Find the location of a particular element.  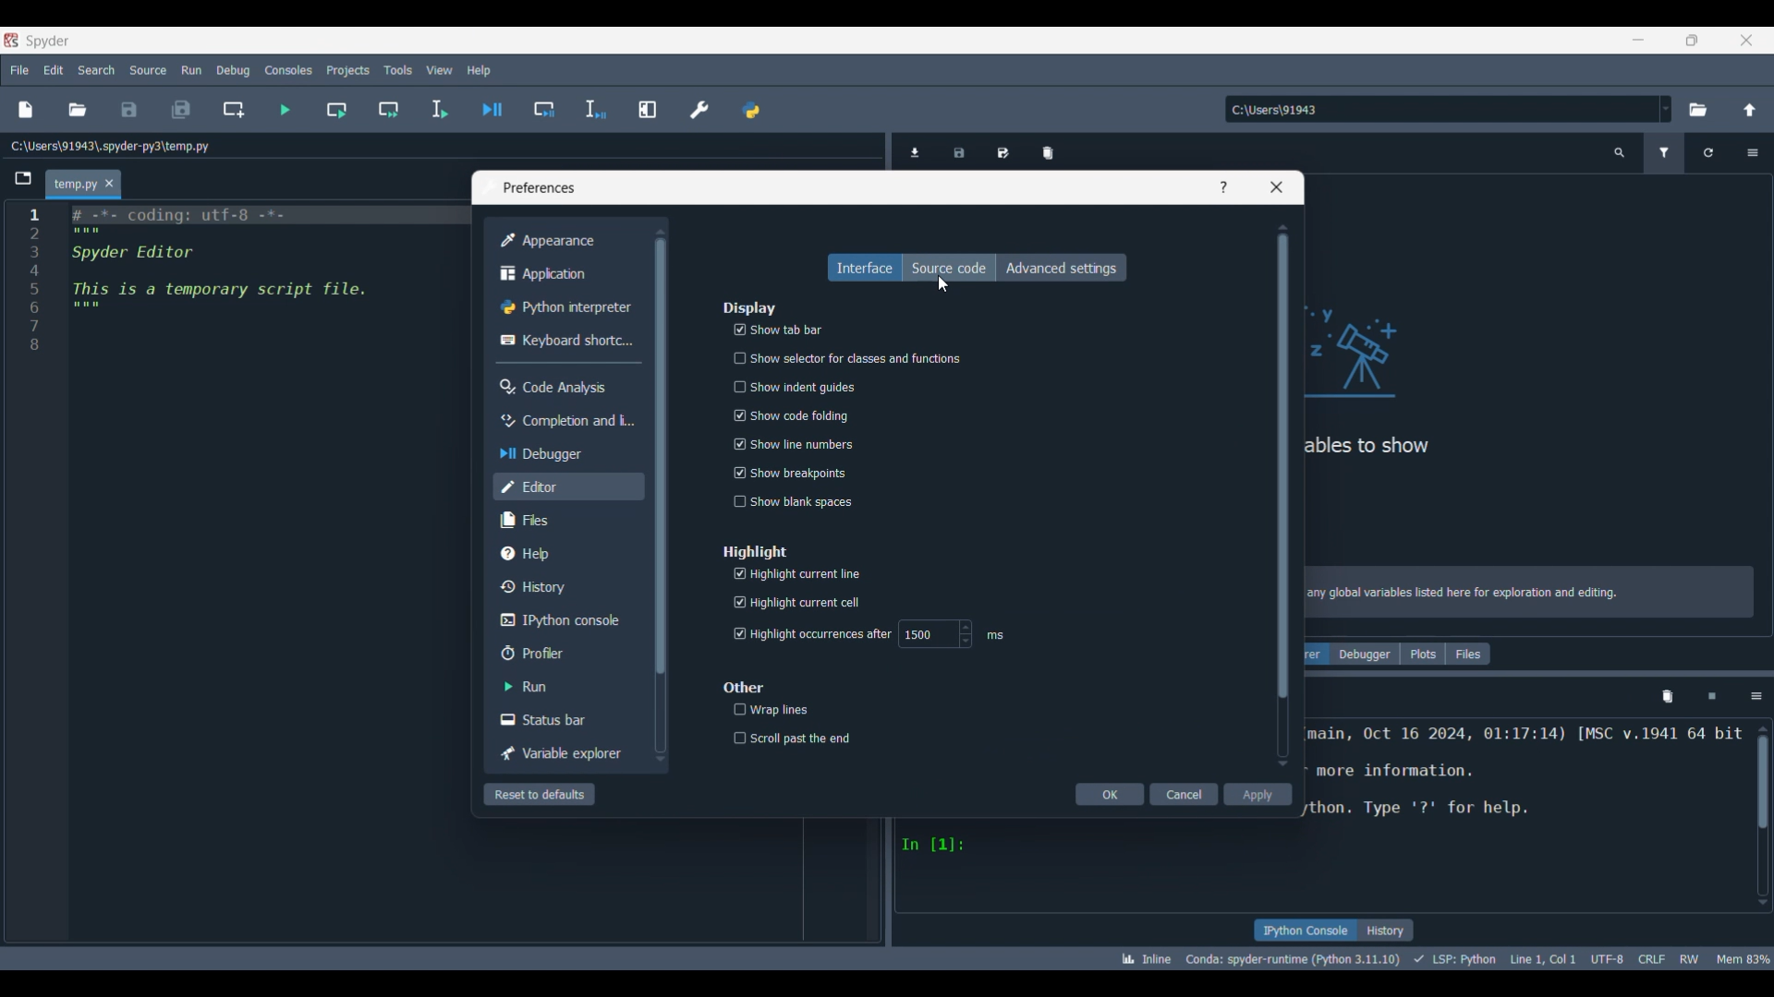

Enter number is located at coordinates (927, 634).